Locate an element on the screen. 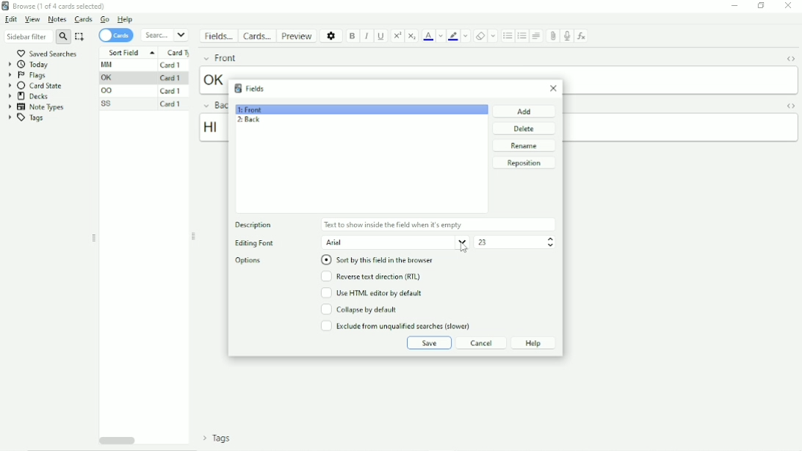  2: Back is located at coordinates (250, 120).